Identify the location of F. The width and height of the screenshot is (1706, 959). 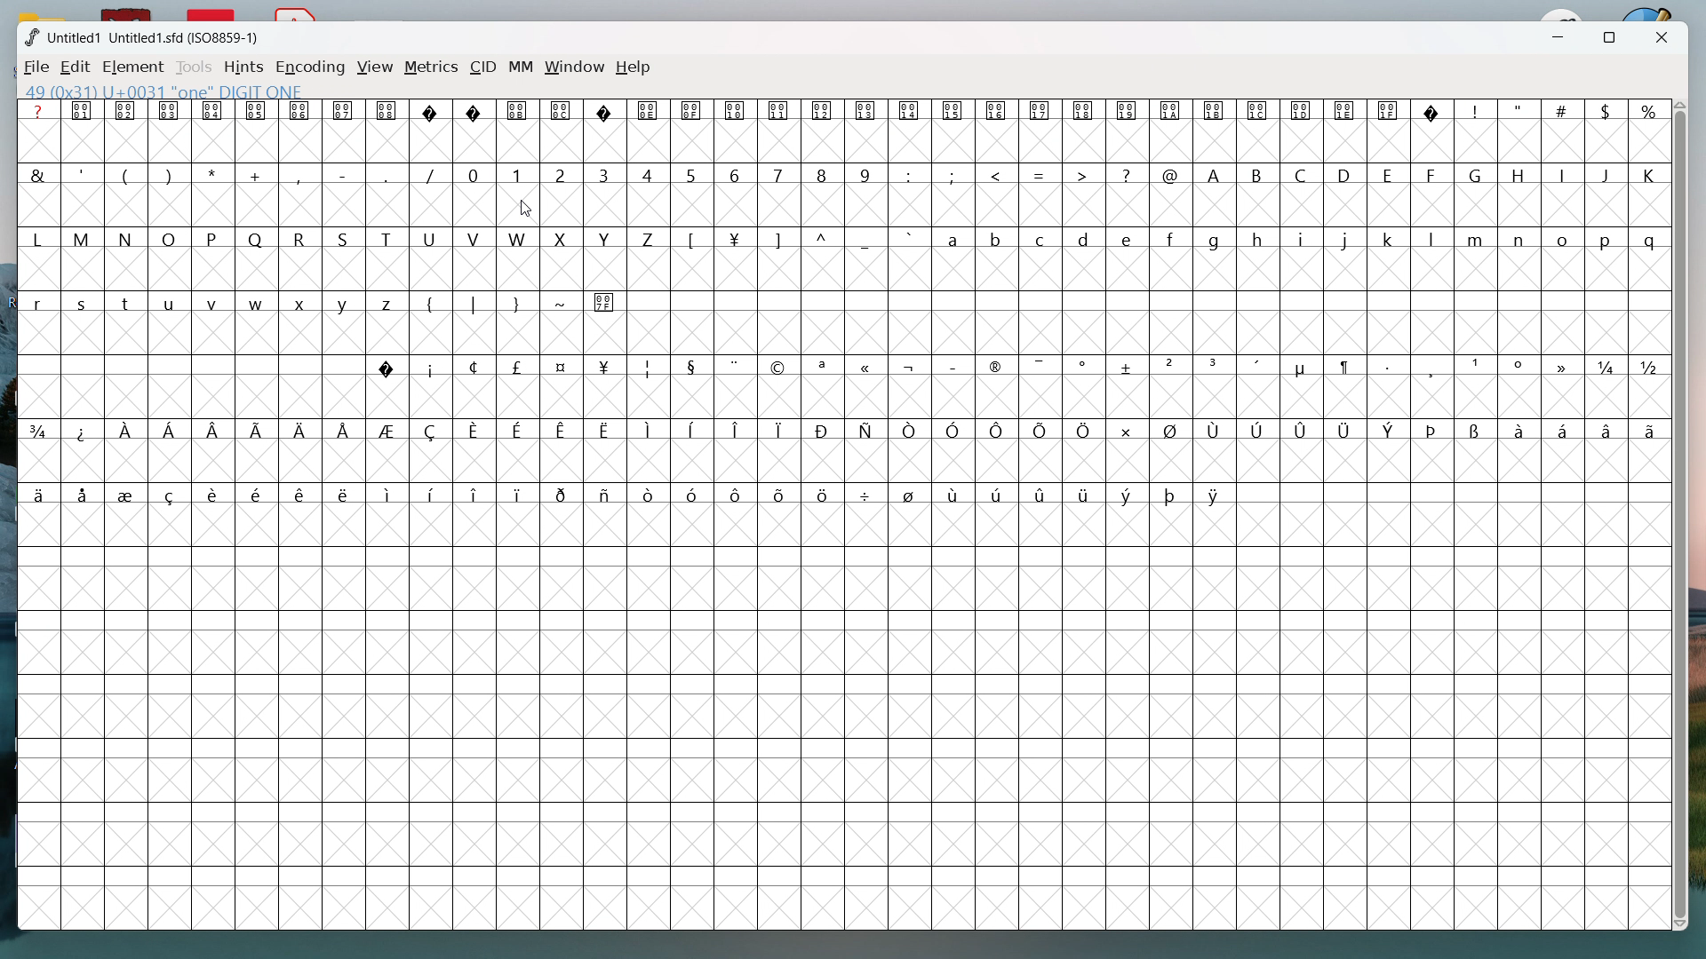
(1432, 172).